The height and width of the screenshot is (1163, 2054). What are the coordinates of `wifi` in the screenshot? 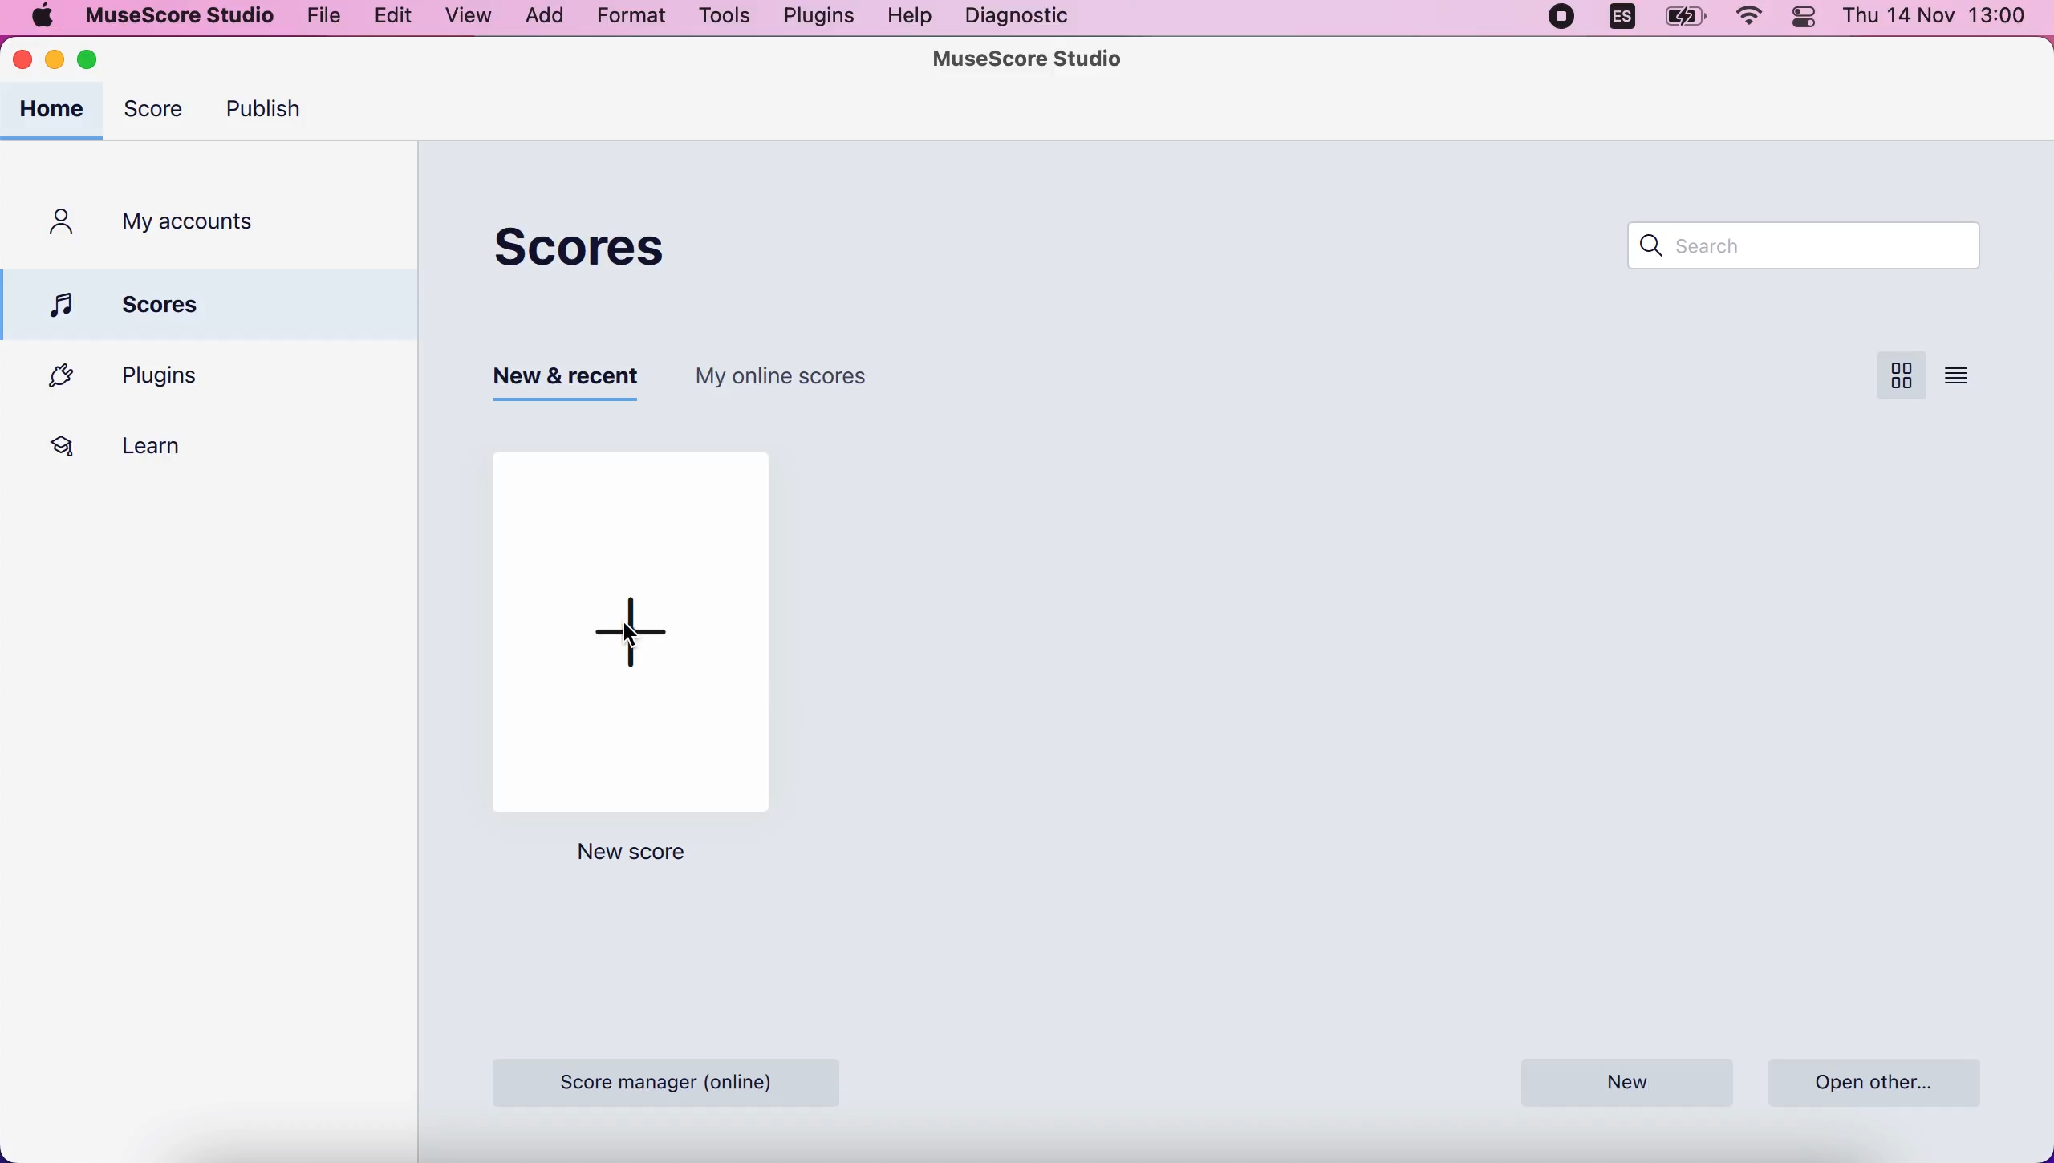 It's located at (1754, 21).